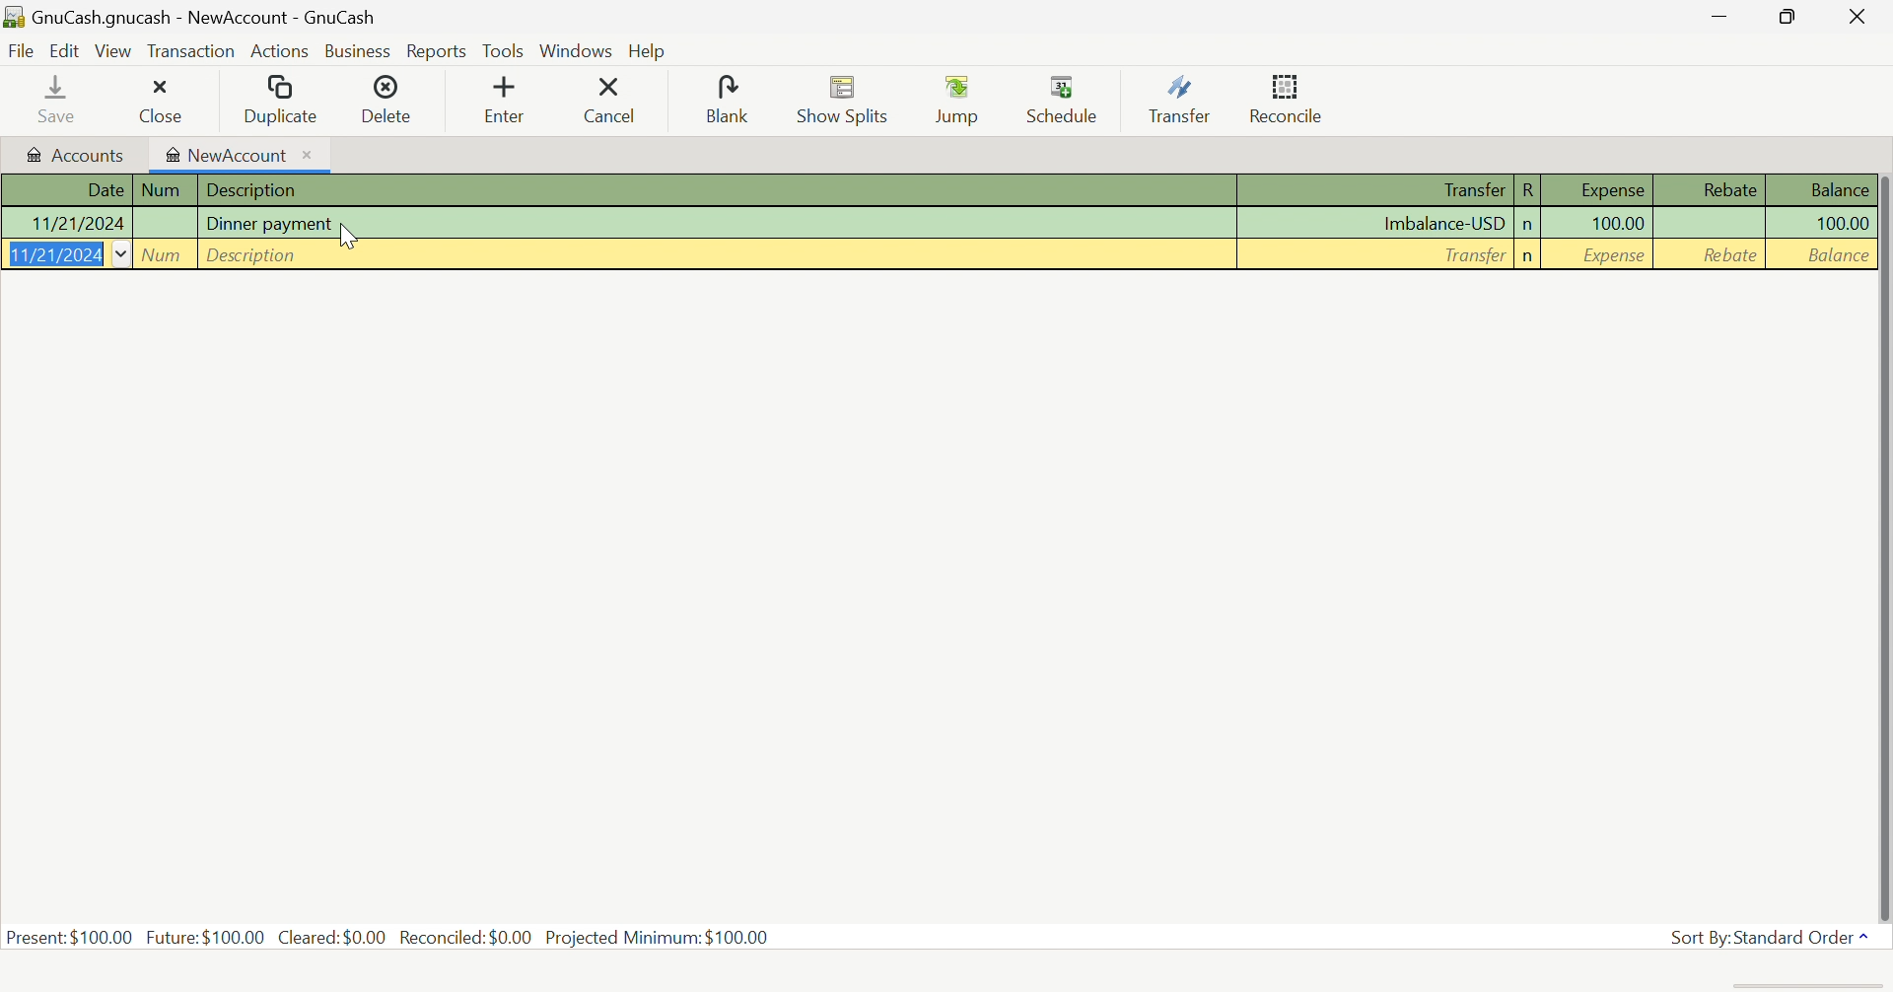  Describe the element at coordinates (1444, 222) in the screenshot. I see `Imbalance-USD` at that location.